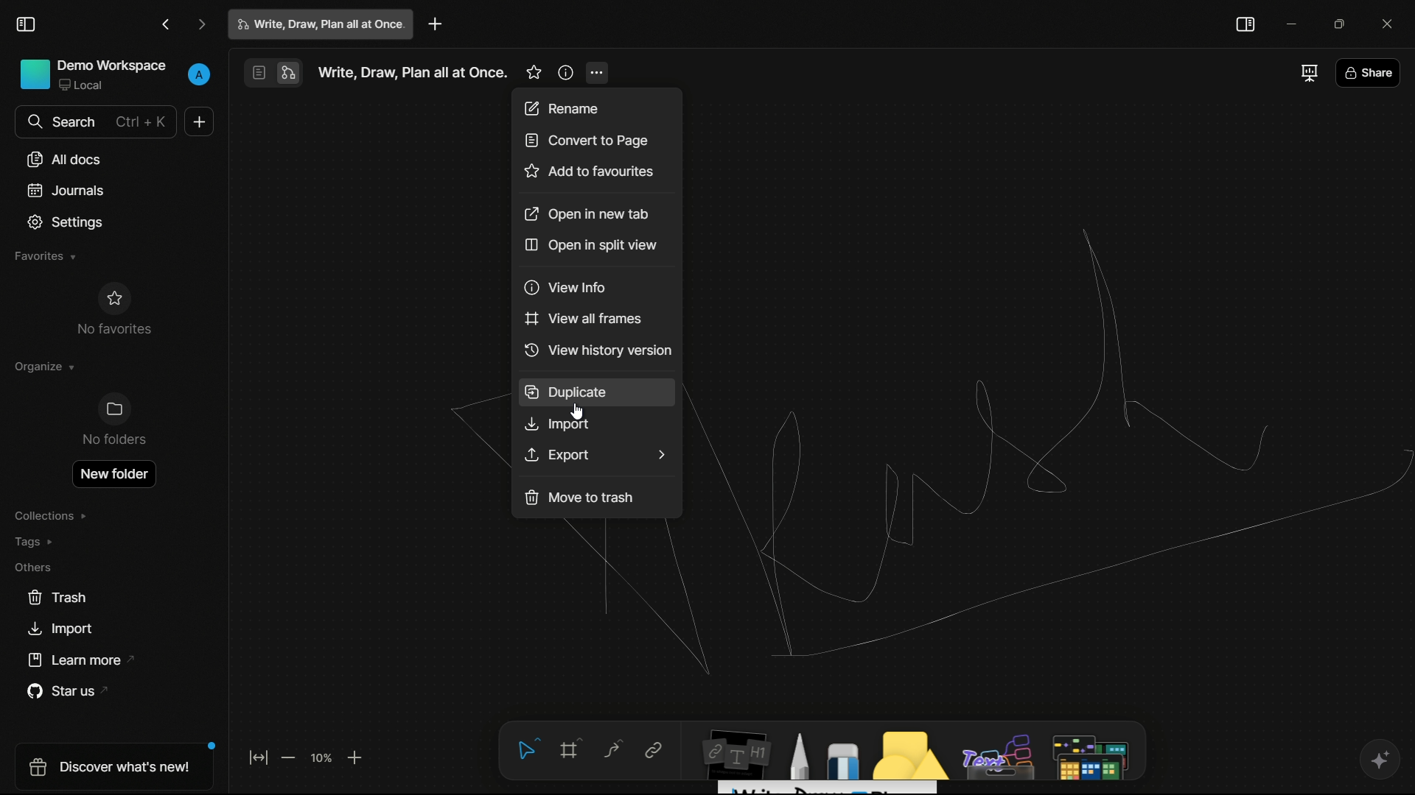  I want to click on Icon, so click(116, 409).